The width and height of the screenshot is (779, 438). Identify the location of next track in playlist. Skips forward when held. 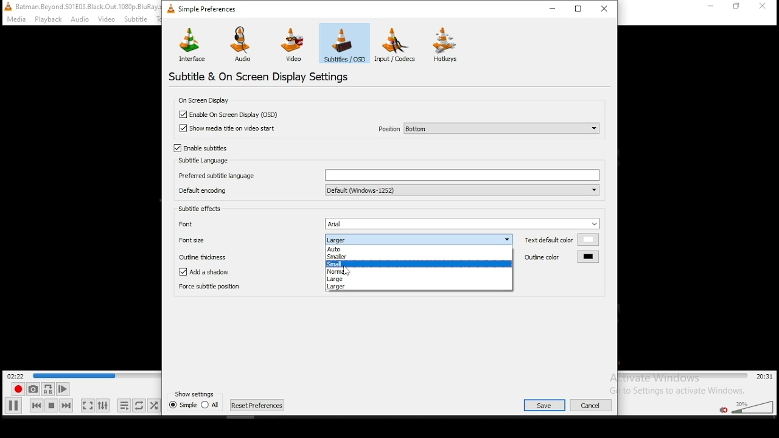
(66, 405).